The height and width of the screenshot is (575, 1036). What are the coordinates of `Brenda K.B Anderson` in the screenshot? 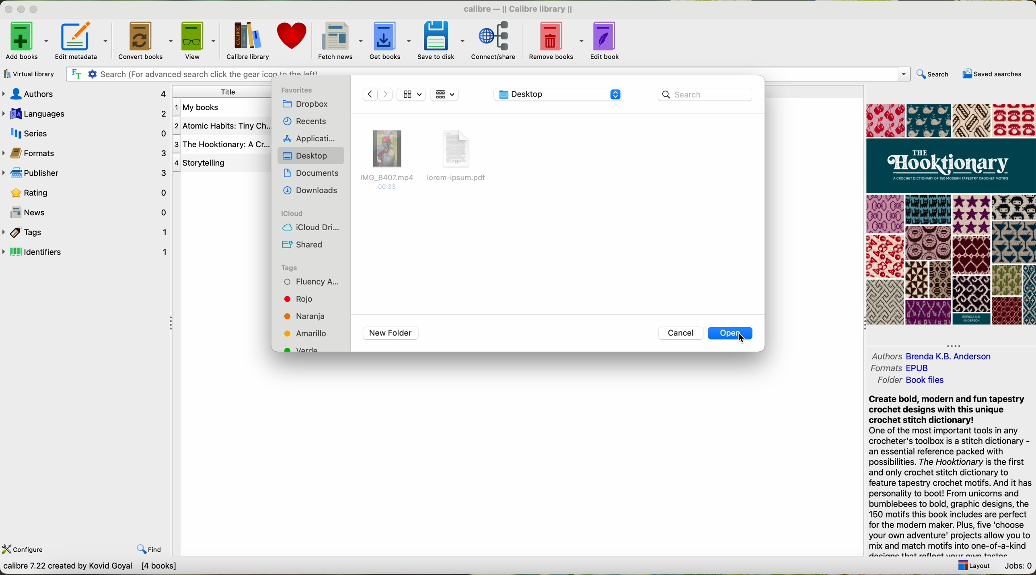 It's located at (970, 356).